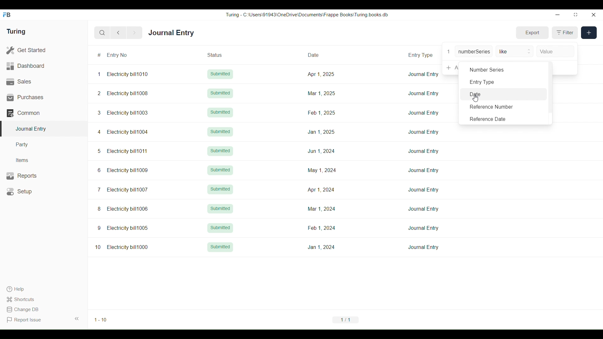 The image size is (603, 339). Describe the element at coordinates (321, 247) in the screenshot. I see `Jan 1, 2024` at that location.